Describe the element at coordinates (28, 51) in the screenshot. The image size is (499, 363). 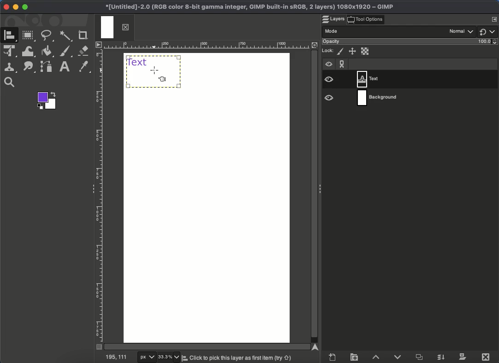
I see `Warp transformation` at that location.